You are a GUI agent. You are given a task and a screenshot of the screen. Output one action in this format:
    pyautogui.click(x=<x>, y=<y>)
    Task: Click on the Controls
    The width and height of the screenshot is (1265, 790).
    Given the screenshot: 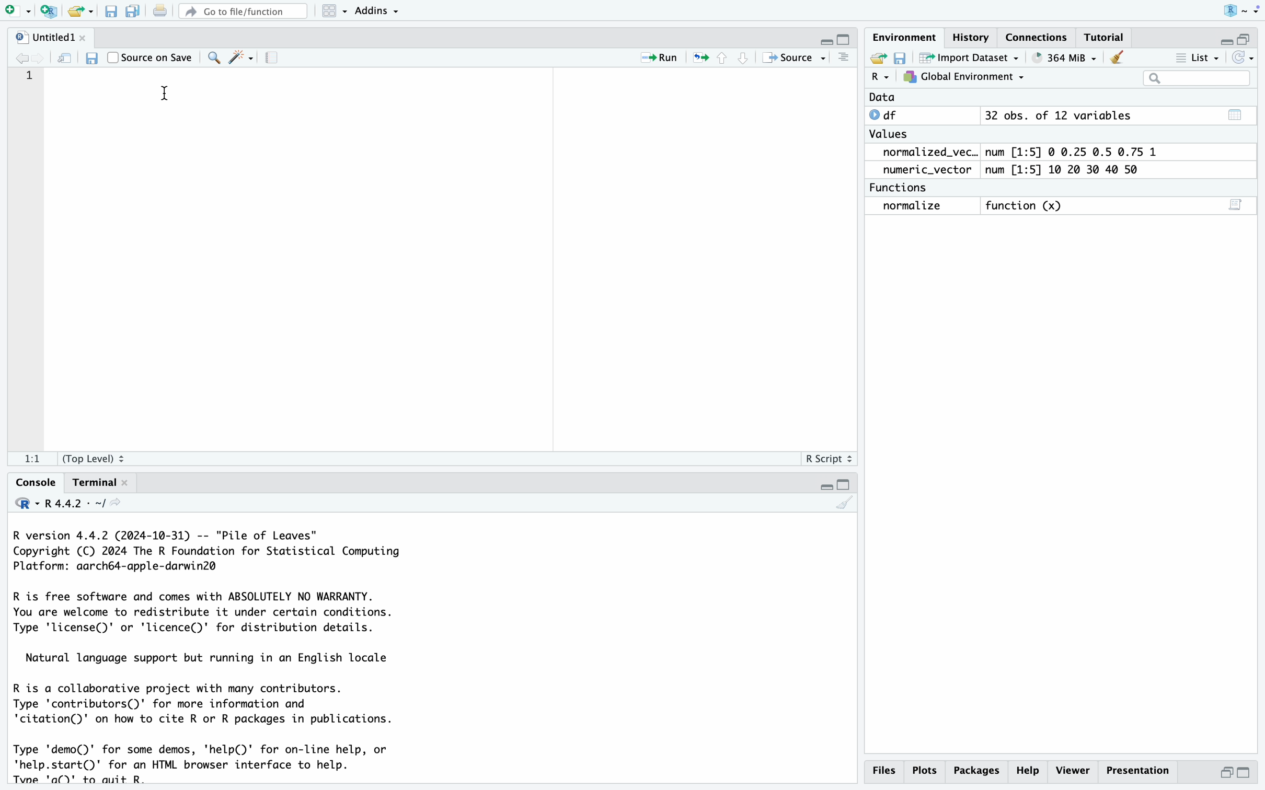 What is the action you would take?
    pyautogui.click(x=721, y=57)
    